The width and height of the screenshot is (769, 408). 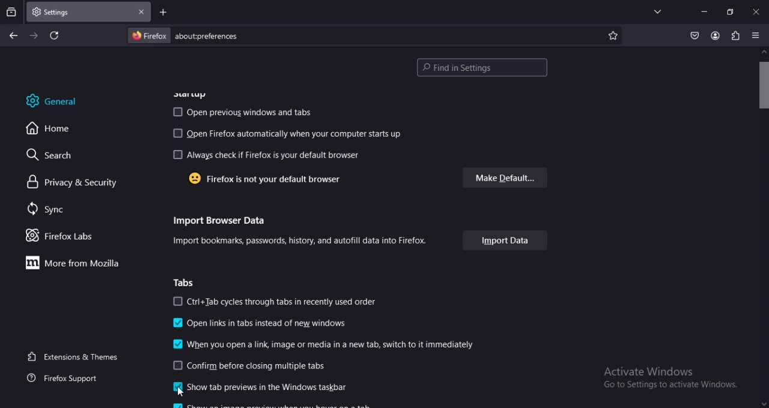 I want to click on home, so click(x=53, y=130).